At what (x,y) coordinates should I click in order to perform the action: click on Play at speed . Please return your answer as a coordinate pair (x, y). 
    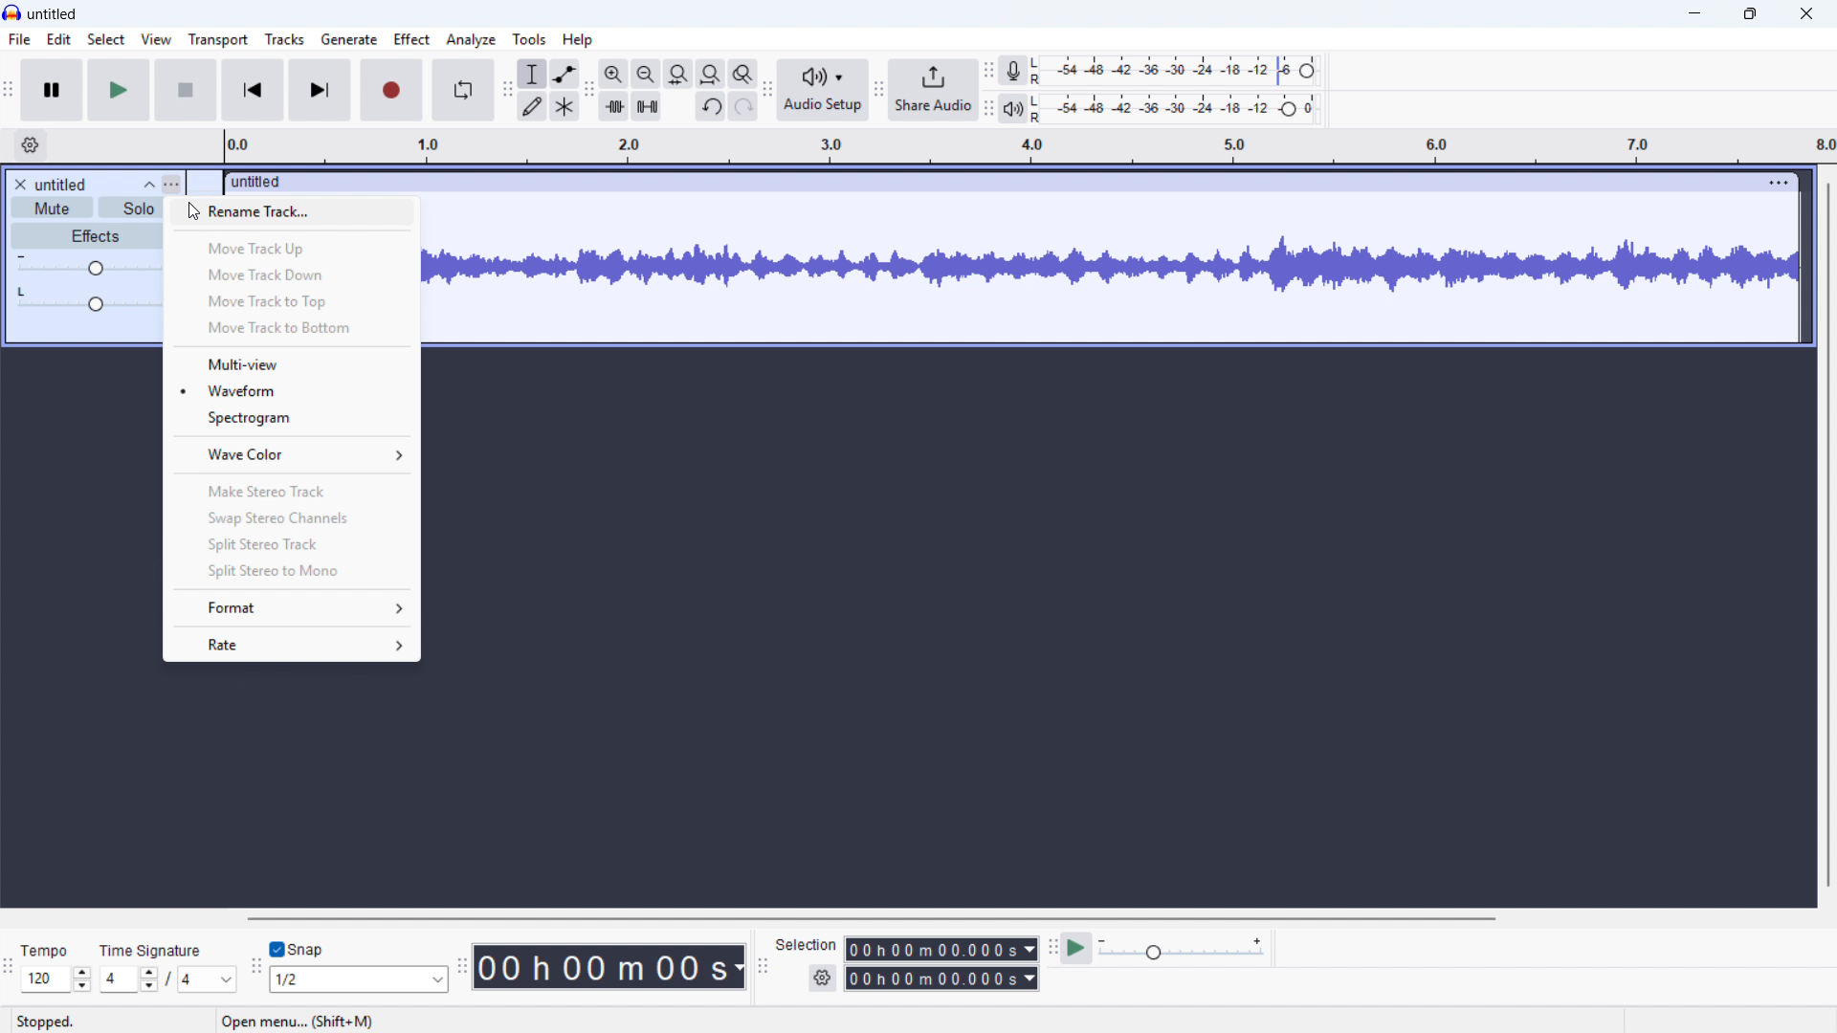
    Looking at the image, I should click on (1077, 947).